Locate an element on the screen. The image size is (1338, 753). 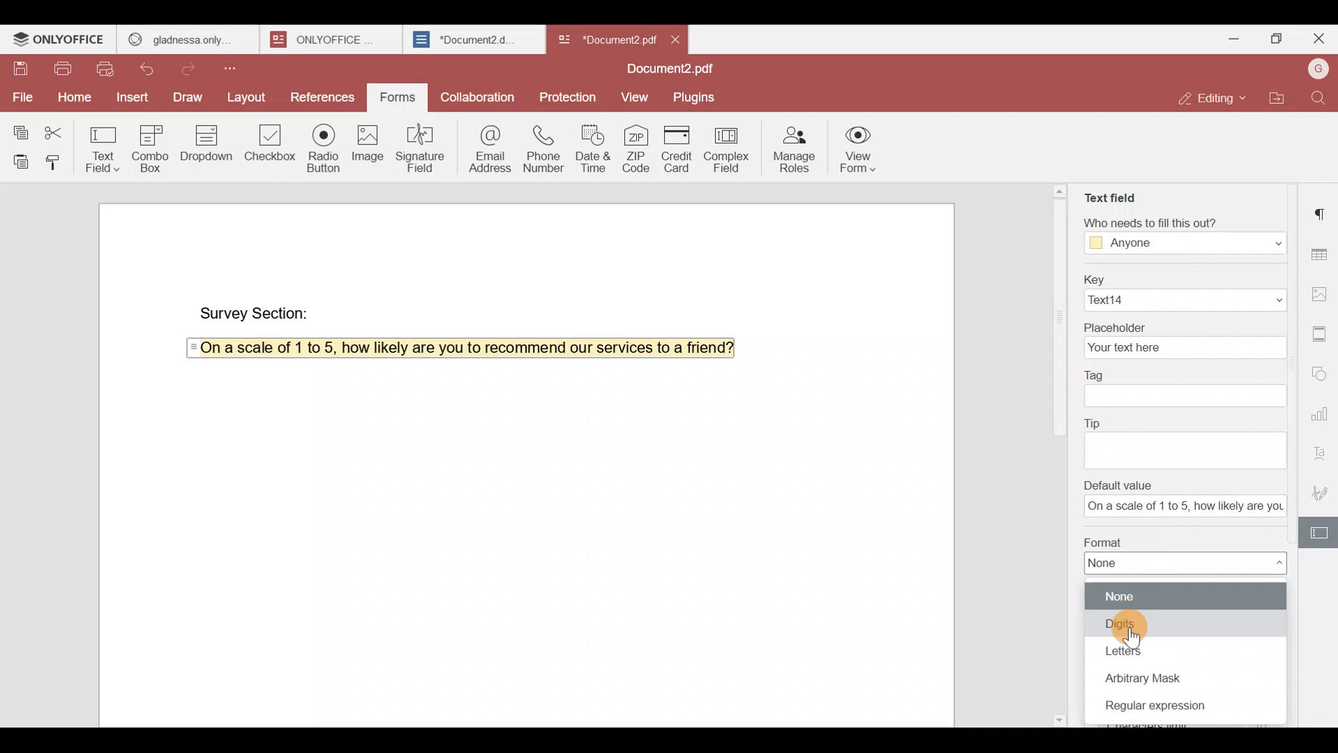
Insert is located at coordinates (132, 100).